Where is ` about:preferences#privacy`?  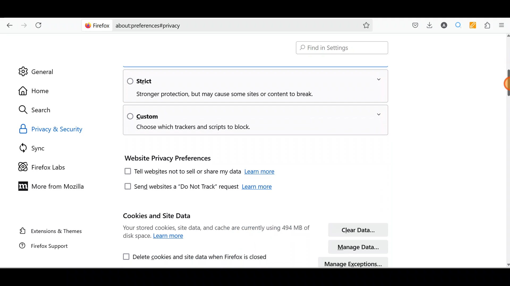
 about:preferences#privacy is located at coordinates (234, 26).